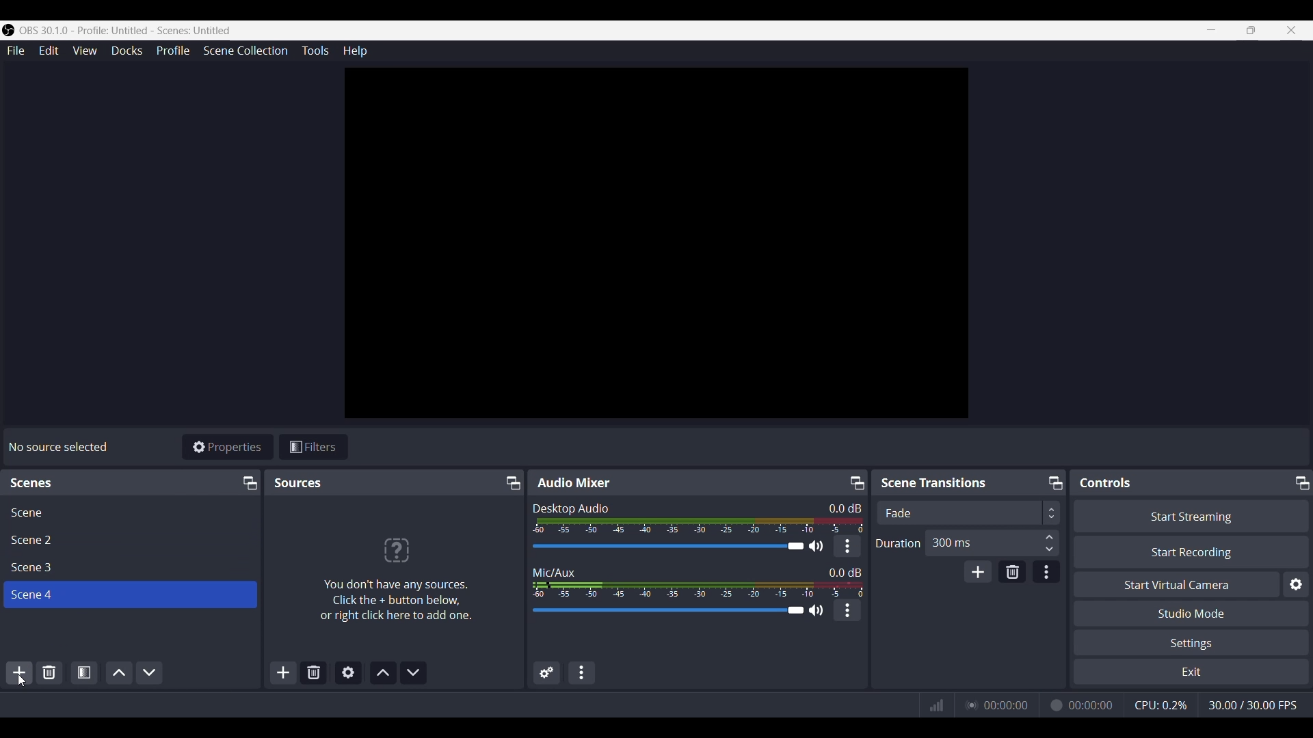 This screenshot has width=1313, height=738. What do you see at coordinates (698, 588) in the screenshot?
I see `Volume Indicator` at bounding box center [698, 588].